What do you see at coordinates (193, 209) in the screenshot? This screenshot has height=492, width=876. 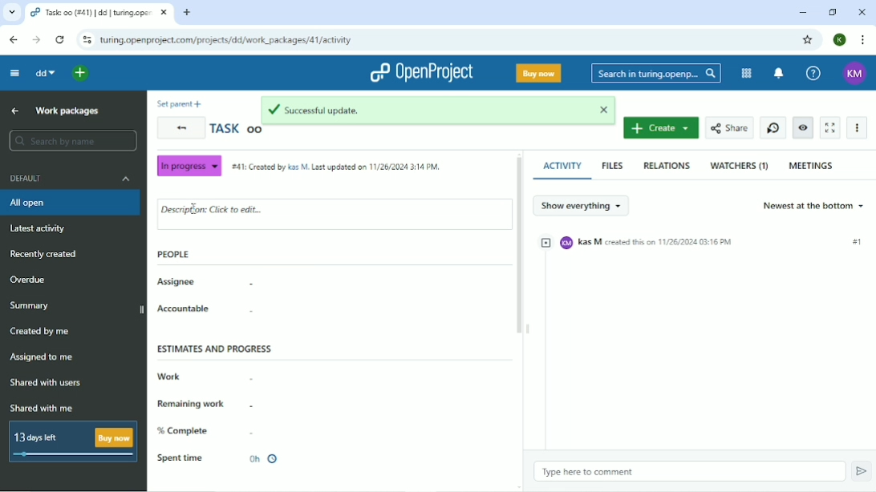 I see `typing cursor` at bounding box center [193, 209].